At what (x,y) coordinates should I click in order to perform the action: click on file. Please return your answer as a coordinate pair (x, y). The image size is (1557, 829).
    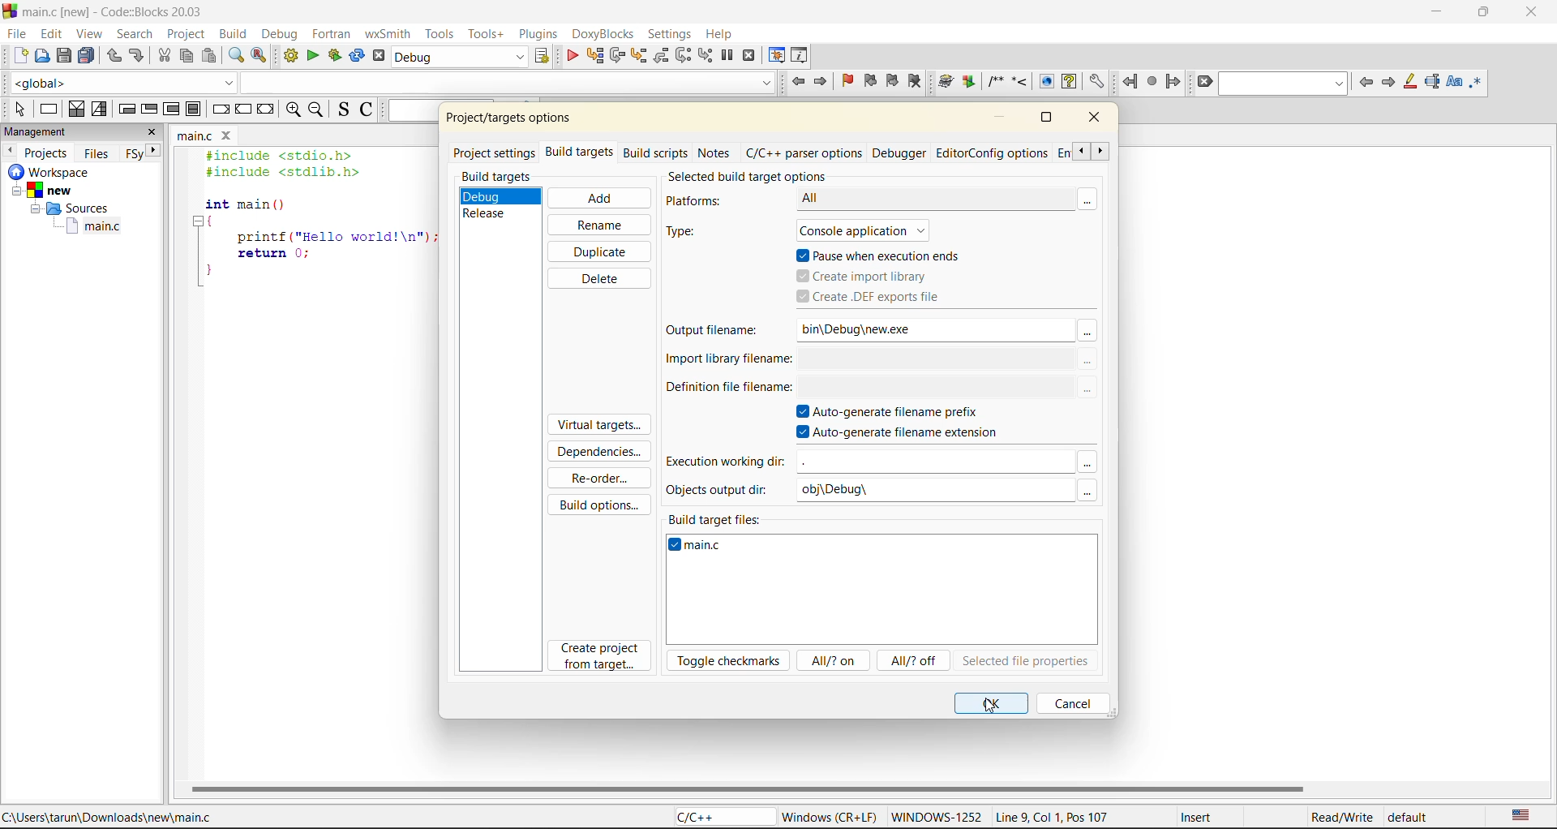
    Looking at the image, I should click on (18, 37).